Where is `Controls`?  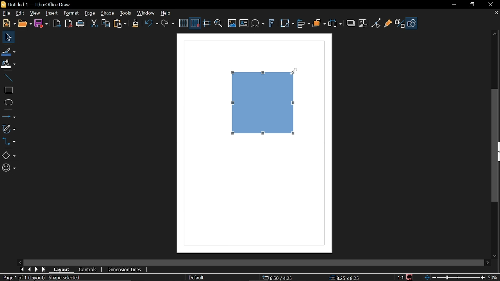 Controls is located at coordinates (87, 270).